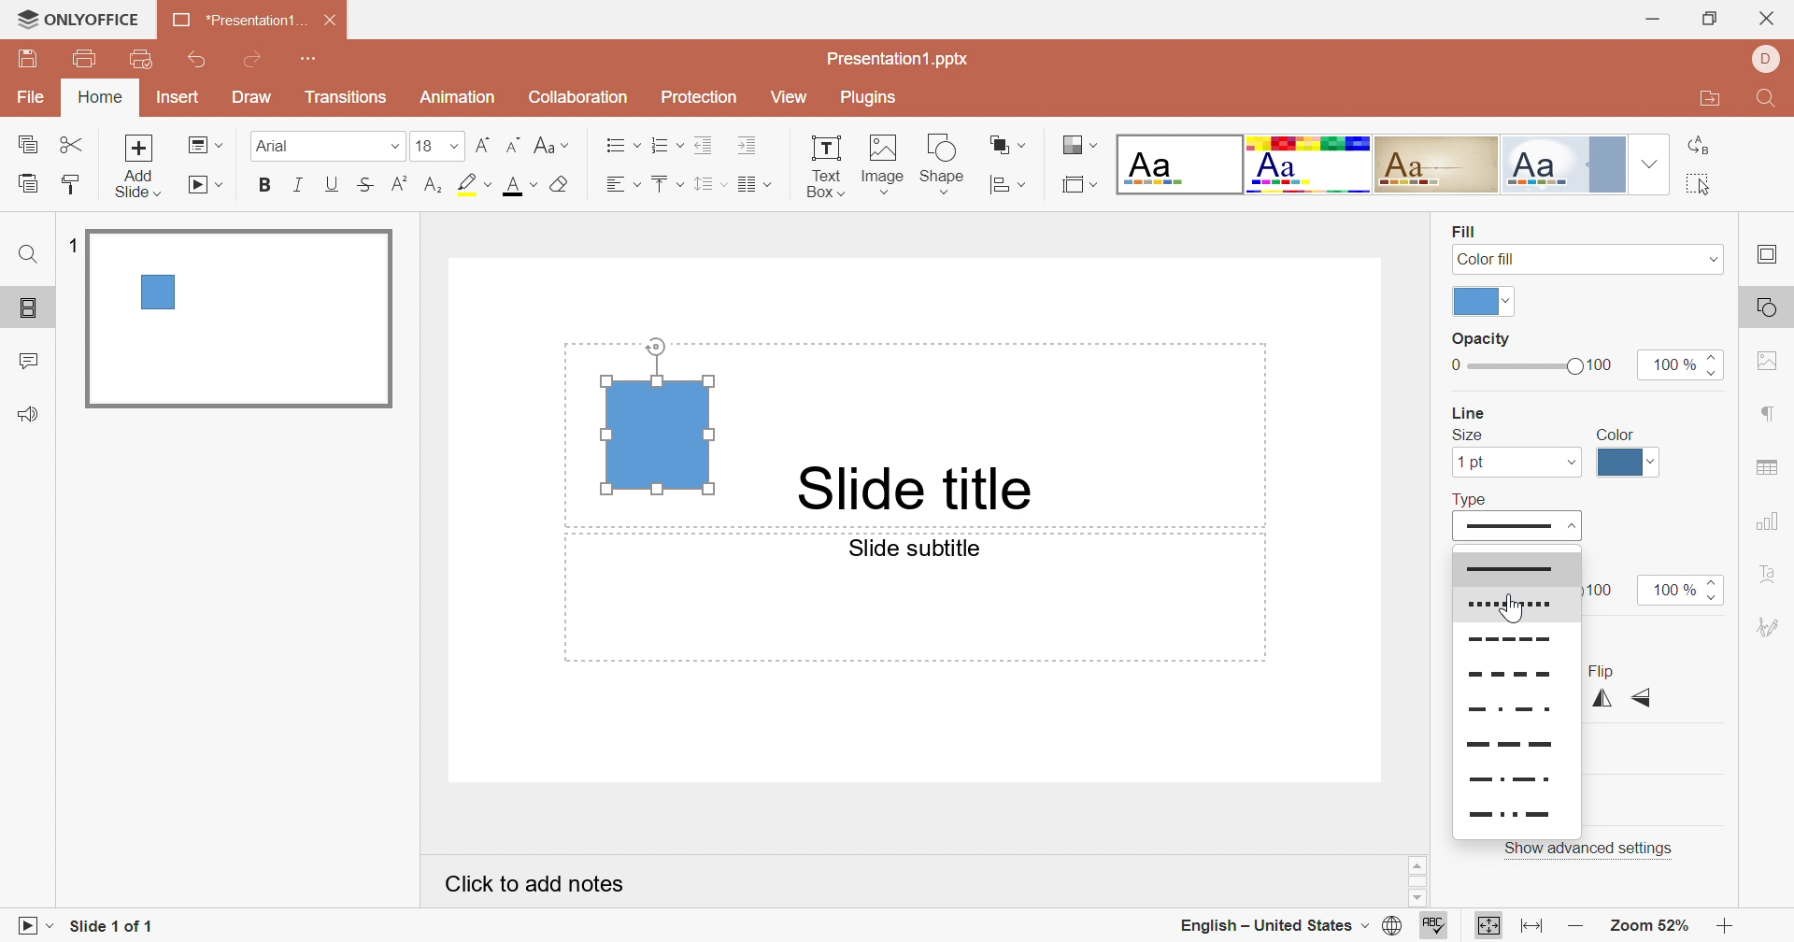 Image resolution: width=1794 pixels, height=942 pixels. I want to click on DELL, so click(1762, 59).